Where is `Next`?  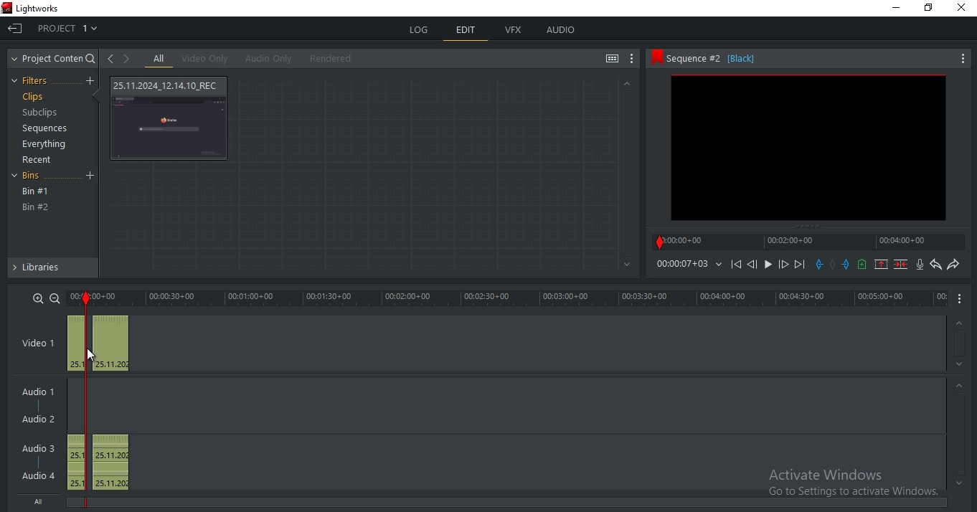
Next is located at coordinates (801, 264).